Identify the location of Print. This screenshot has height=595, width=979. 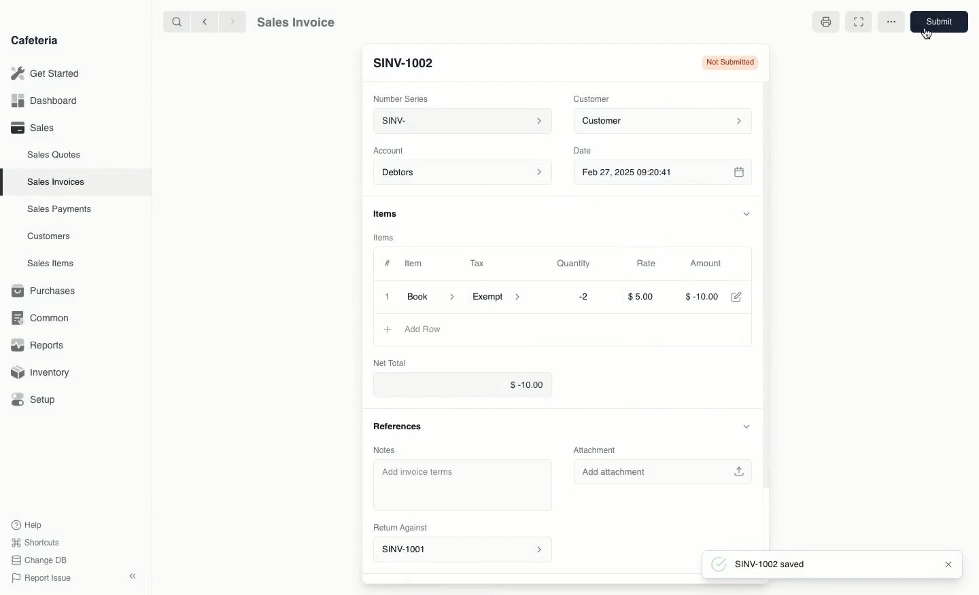
(825, 22).